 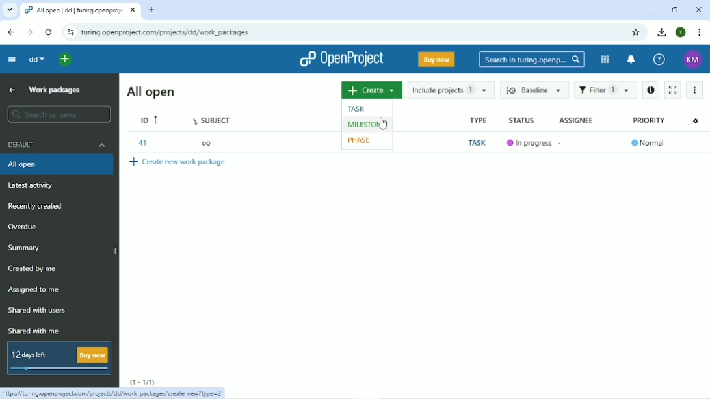 What do you see at coordinates (451, 90) in the screenshot?
I see `Include projects 1` at bounding box center [451, 90].